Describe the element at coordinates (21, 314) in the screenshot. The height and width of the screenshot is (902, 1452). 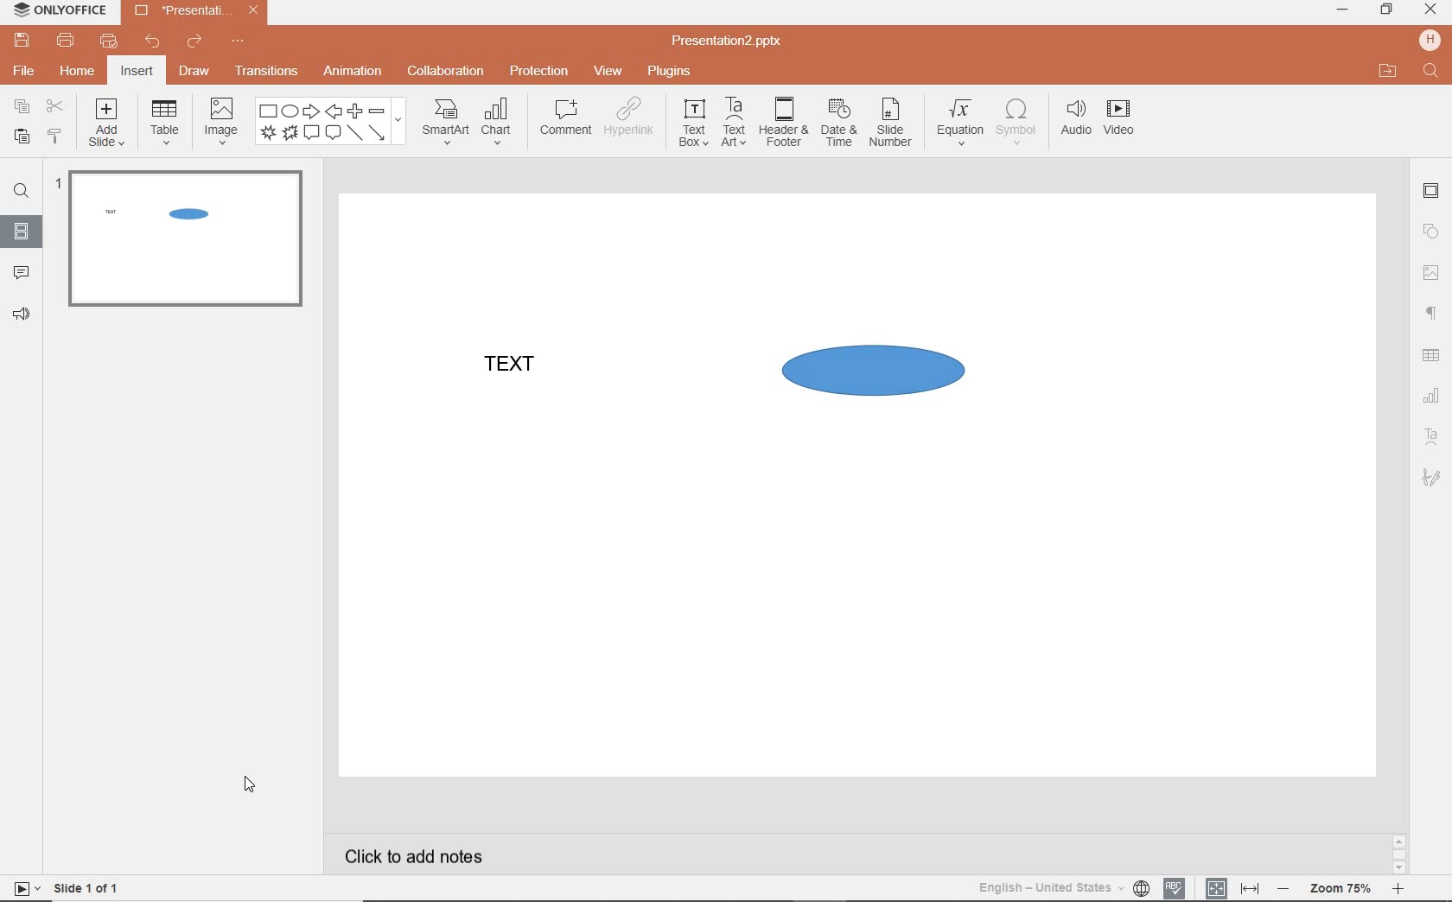
I see `FEEDBACK & SUPPORT` at that location.